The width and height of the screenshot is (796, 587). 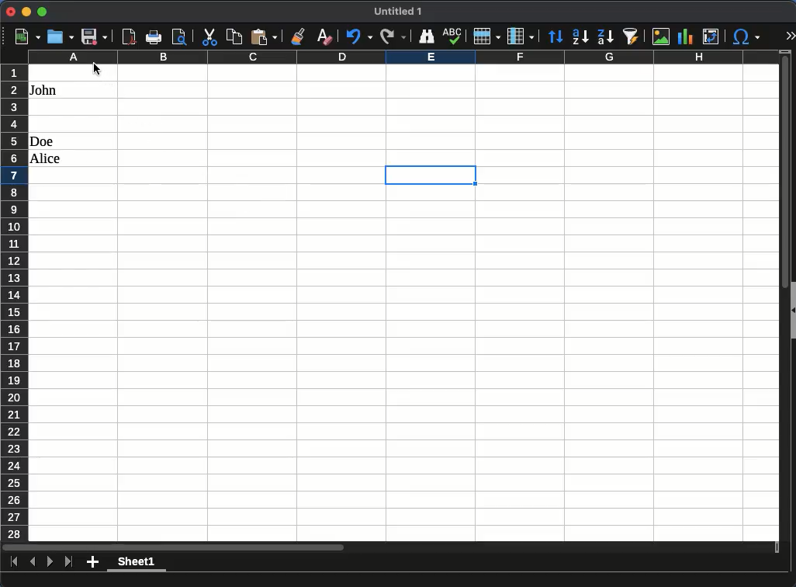 What do you see at coordinates (209, 36) in the screenshot?
I see `cut` at bounding box center [209, 36].